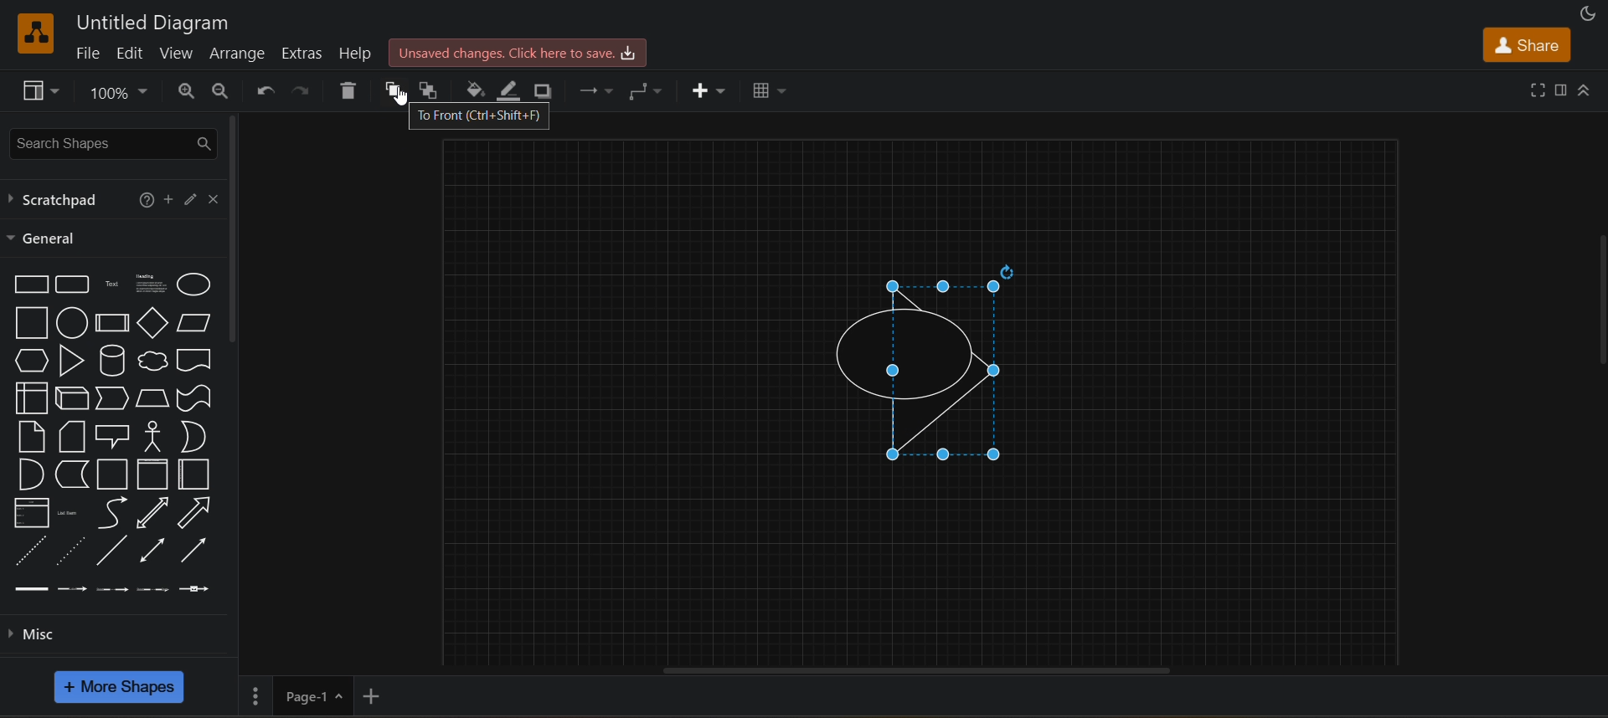 The width and height of the screenshot is (1608, 718). I want to click on zoom, so click(121, 92).